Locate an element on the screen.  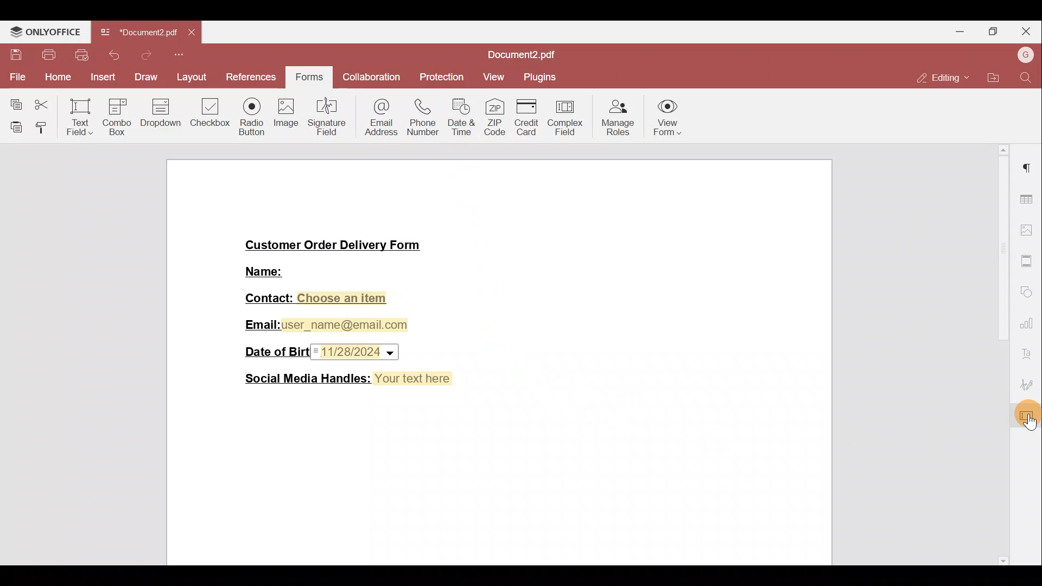
ONLYOFFICE is located at coordinates (45, 30).